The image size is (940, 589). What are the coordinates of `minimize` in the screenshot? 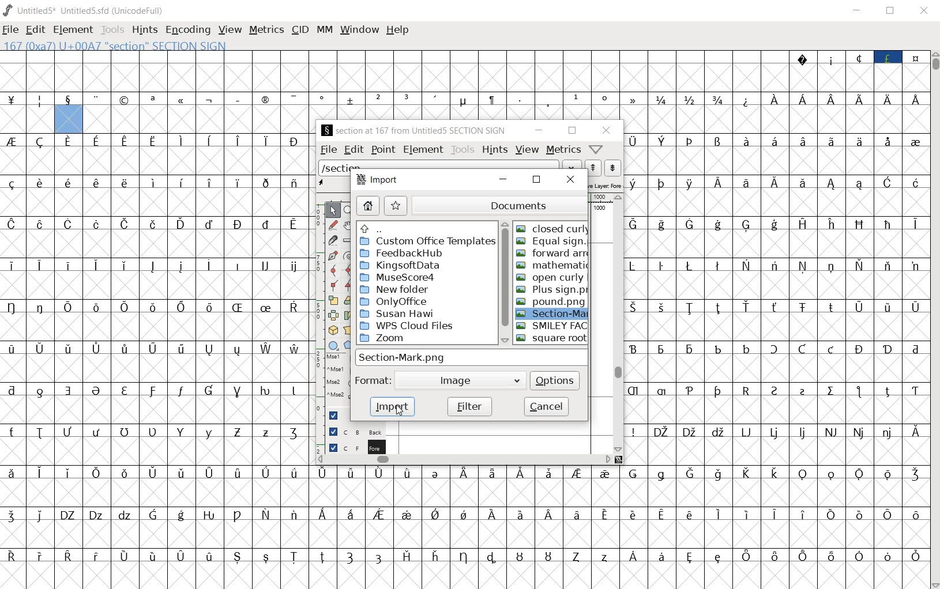 It's located at (538, 131).